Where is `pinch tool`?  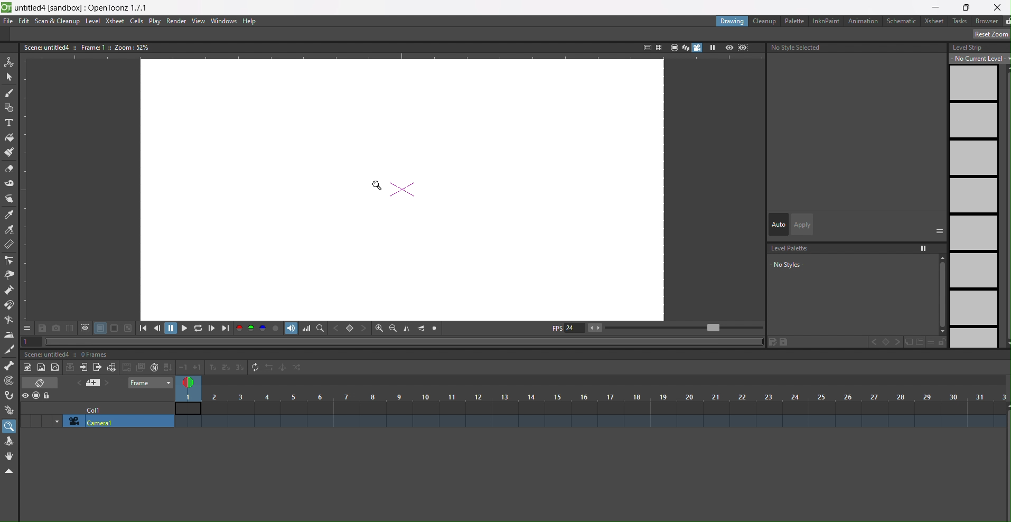
pinch tool is located at coordinates (11, 274).